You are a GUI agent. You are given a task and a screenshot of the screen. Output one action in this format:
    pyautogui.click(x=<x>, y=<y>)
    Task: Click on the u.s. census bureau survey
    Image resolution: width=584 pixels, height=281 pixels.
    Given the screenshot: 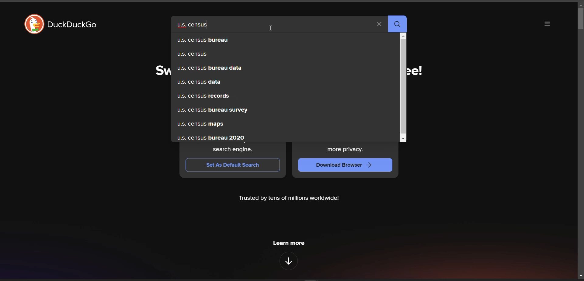 What is the action you would take?
    pyautogui.click(x=280, y=111)
    